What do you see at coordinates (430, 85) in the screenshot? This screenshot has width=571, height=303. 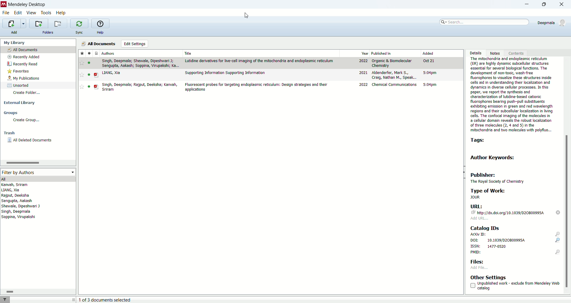 I see `5:04pm` at bounding box center [430, 85].